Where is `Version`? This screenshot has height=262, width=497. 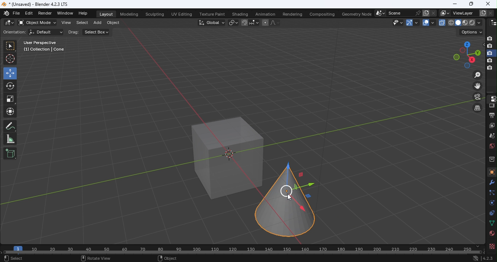 Version is located at coordinates (488, 259).